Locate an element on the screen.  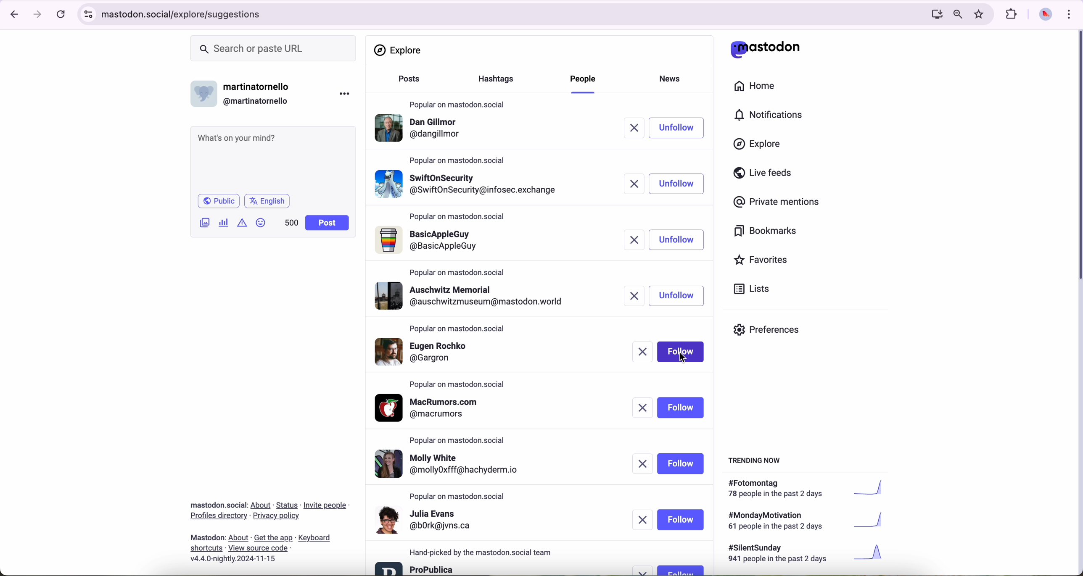
search or paste URL is located at coordinates (273, 49).